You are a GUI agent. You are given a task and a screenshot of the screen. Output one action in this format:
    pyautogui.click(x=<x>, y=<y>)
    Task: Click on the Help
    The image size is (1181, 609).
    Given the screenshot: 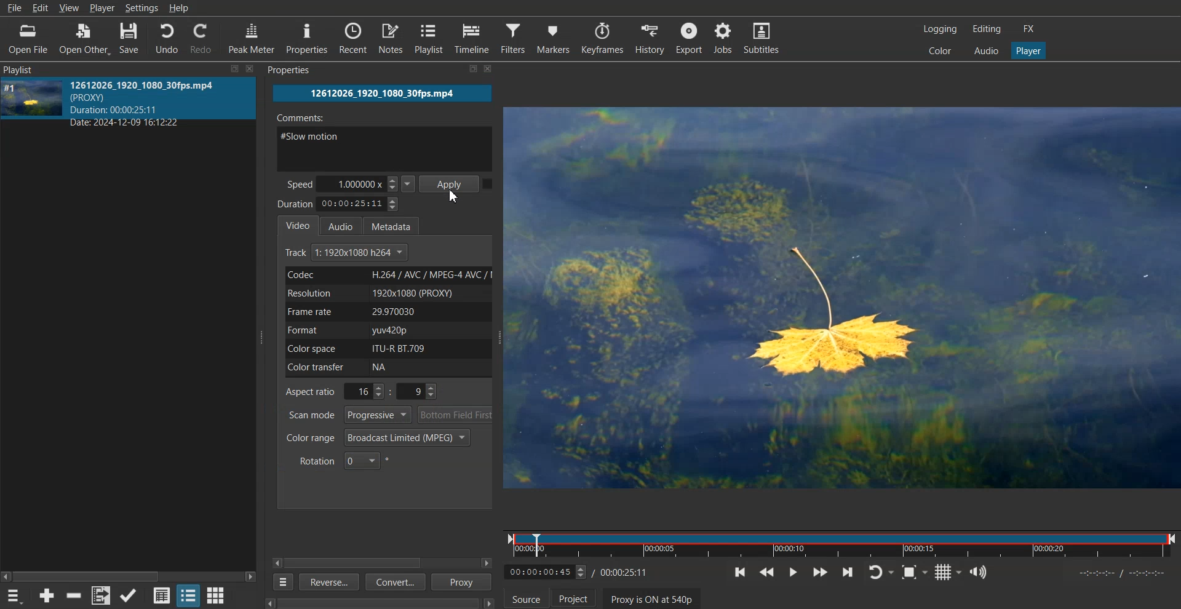 What is the action you would take?
    pyautogui.click(x=179, y=8)
    